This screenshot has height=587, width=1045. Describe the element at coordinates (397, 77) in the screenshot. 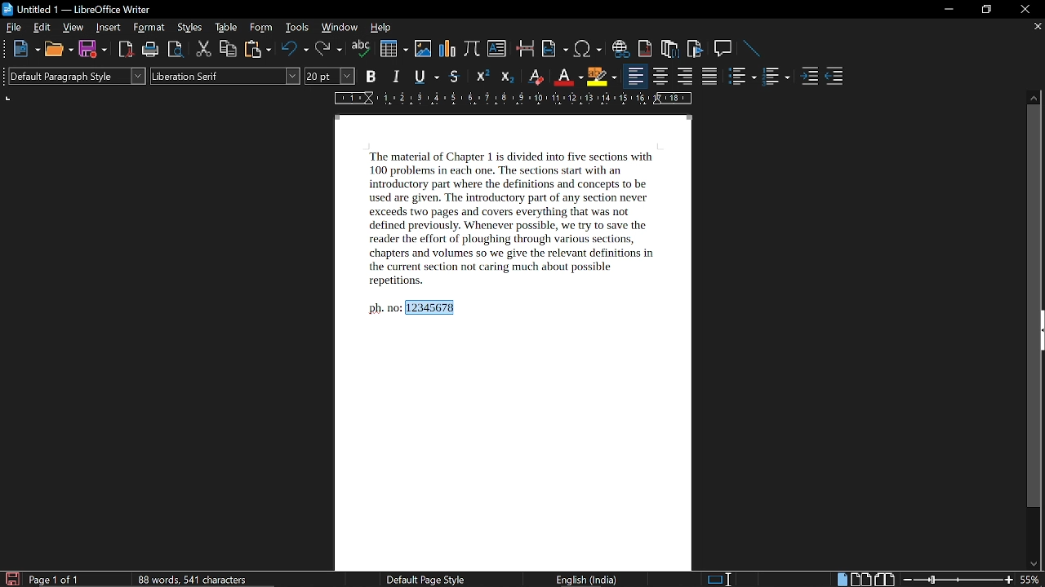

I see `italic` at that location.